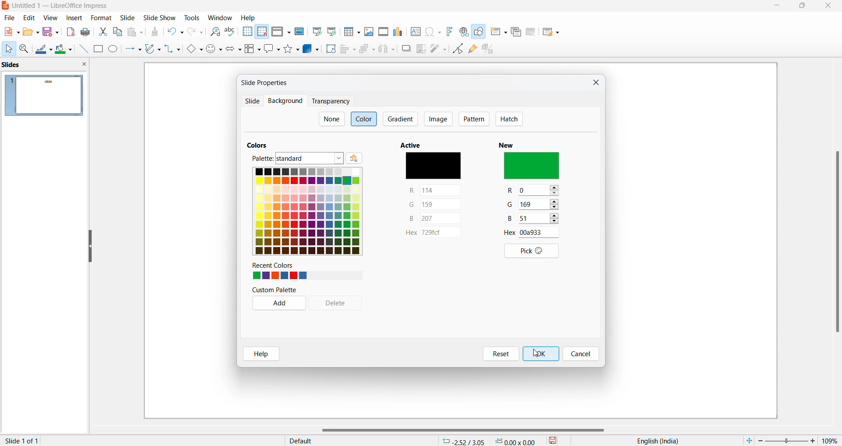 The width and height of the screenshot is (842, 446). Describe the element at coordinates (467, 430) in the screenshot. I see `scrollbar` at that location.